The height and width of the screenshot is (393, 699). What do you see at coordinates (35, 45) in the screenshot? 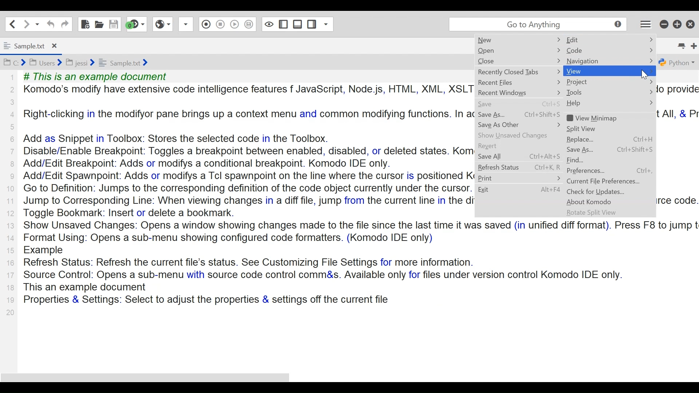
I see `Sample.txt` at bounding box center [35, 45].